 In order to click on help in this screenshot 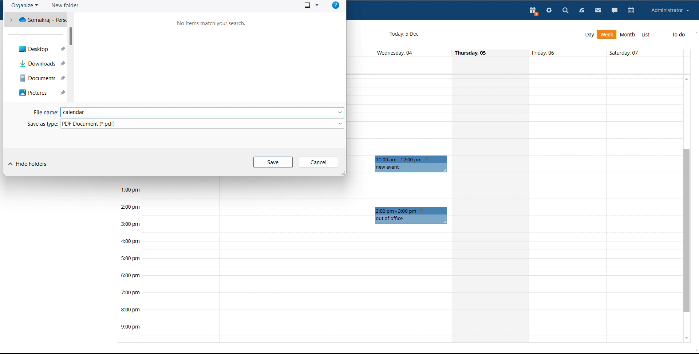, I will do `click(335, 5)`.